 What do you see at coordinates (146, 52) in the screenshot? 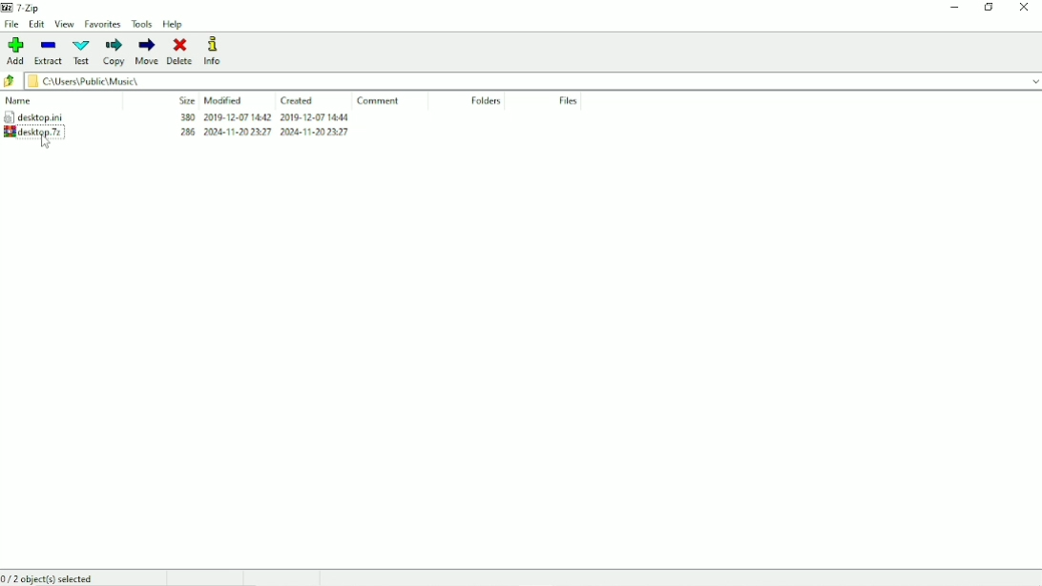
I see `Move` at bounding box center [146, 52].